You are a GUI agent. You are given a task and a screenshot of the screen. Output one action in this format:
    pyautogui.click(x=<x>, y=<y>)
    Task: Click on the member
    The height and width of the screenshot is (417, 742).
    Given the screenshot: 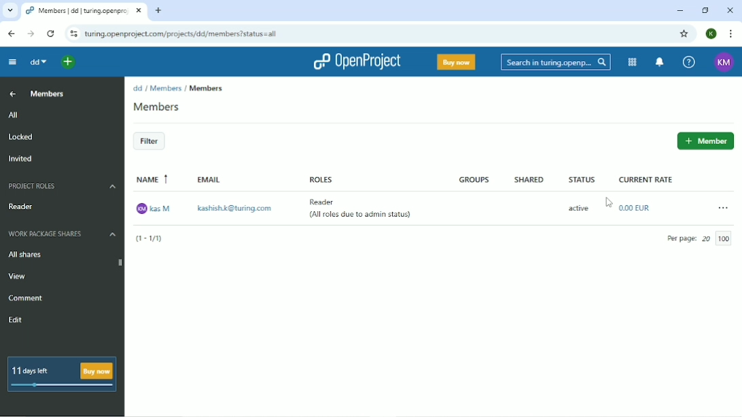 What is the action you would take?
    pyautogui.click(x=169, y=107)
    